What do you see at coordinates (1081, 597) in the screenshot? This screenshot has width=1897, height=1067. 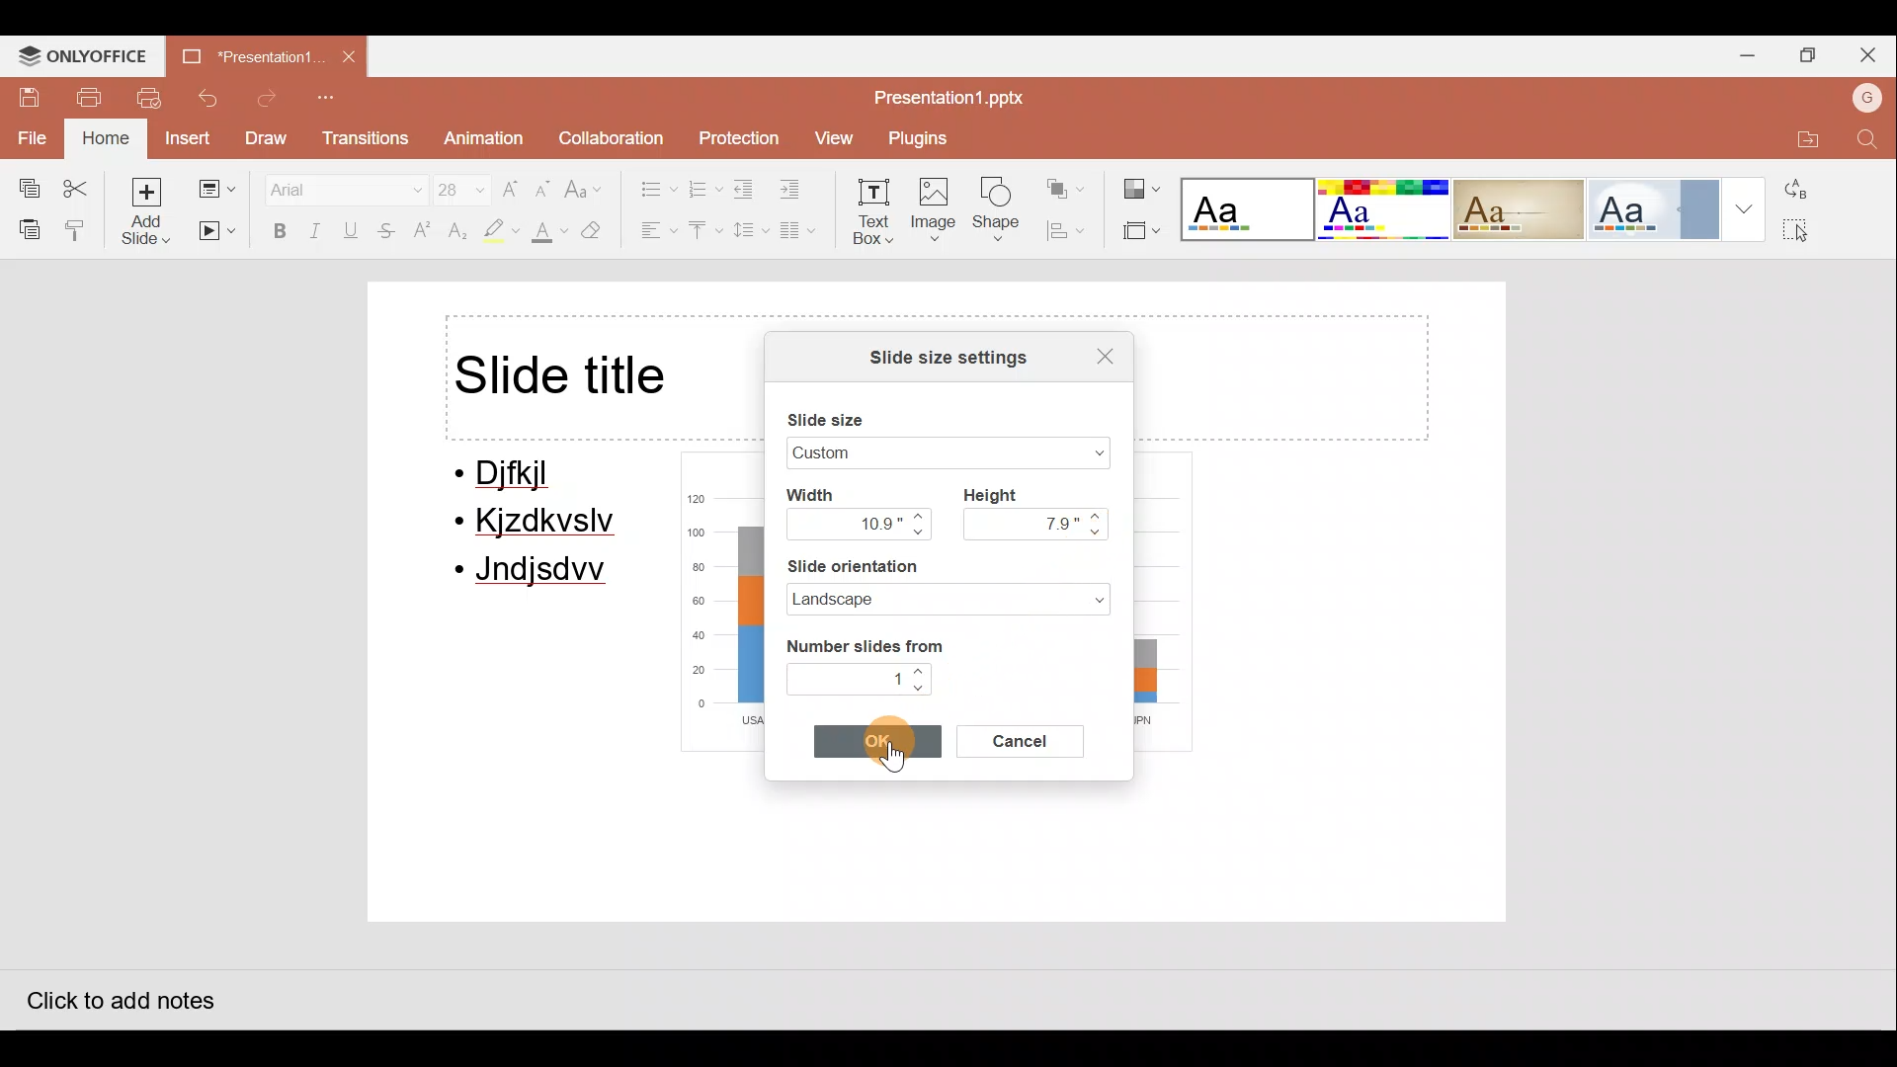 I see `Slide orientation dropdown` at bounding box center [1081, 597].